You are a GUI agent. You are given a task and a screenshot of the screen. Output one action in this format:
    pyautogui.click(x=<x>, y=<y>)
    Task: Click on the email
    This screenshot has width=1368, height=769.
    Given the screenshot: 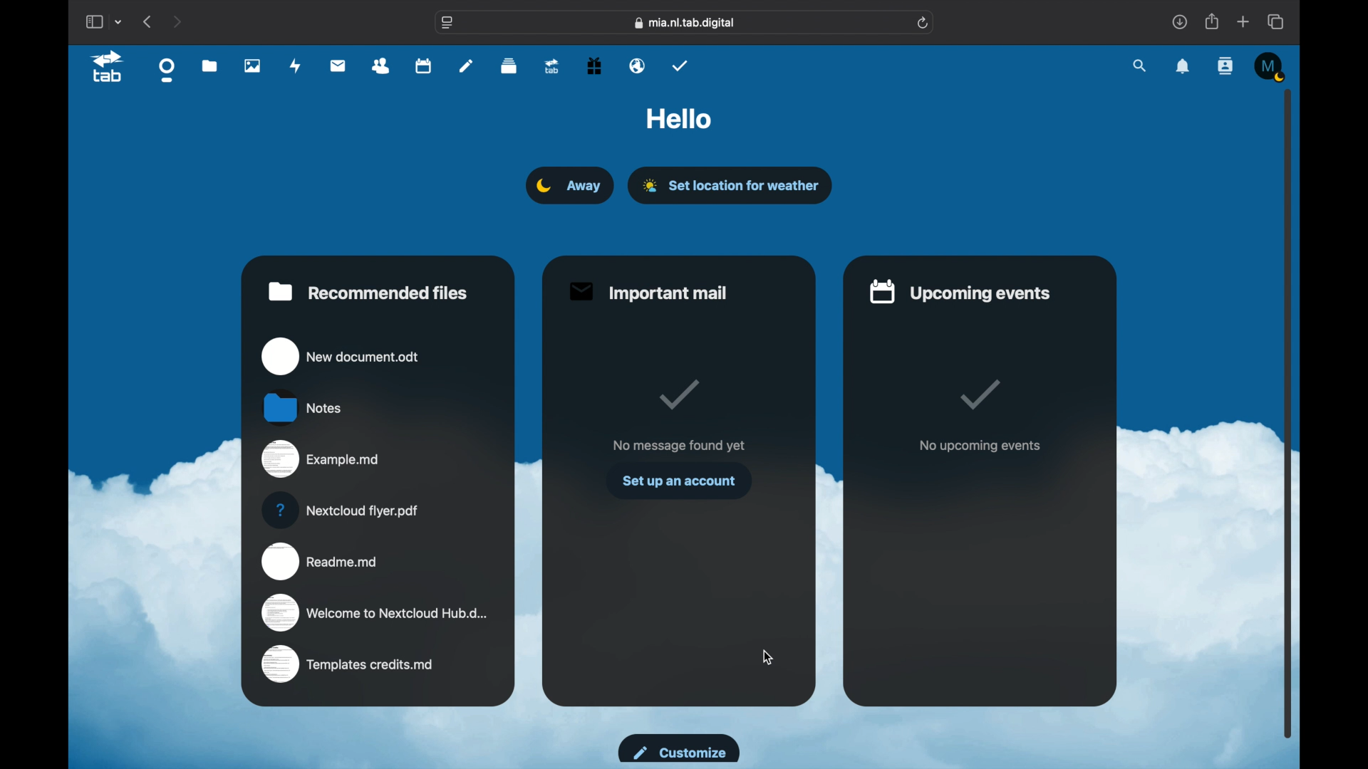 What is the action you would take?
    pyautogui.click(x=638, y=66)
    